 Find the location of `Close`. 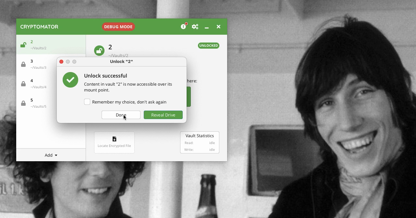

Close is located at coordinates (61, 61).